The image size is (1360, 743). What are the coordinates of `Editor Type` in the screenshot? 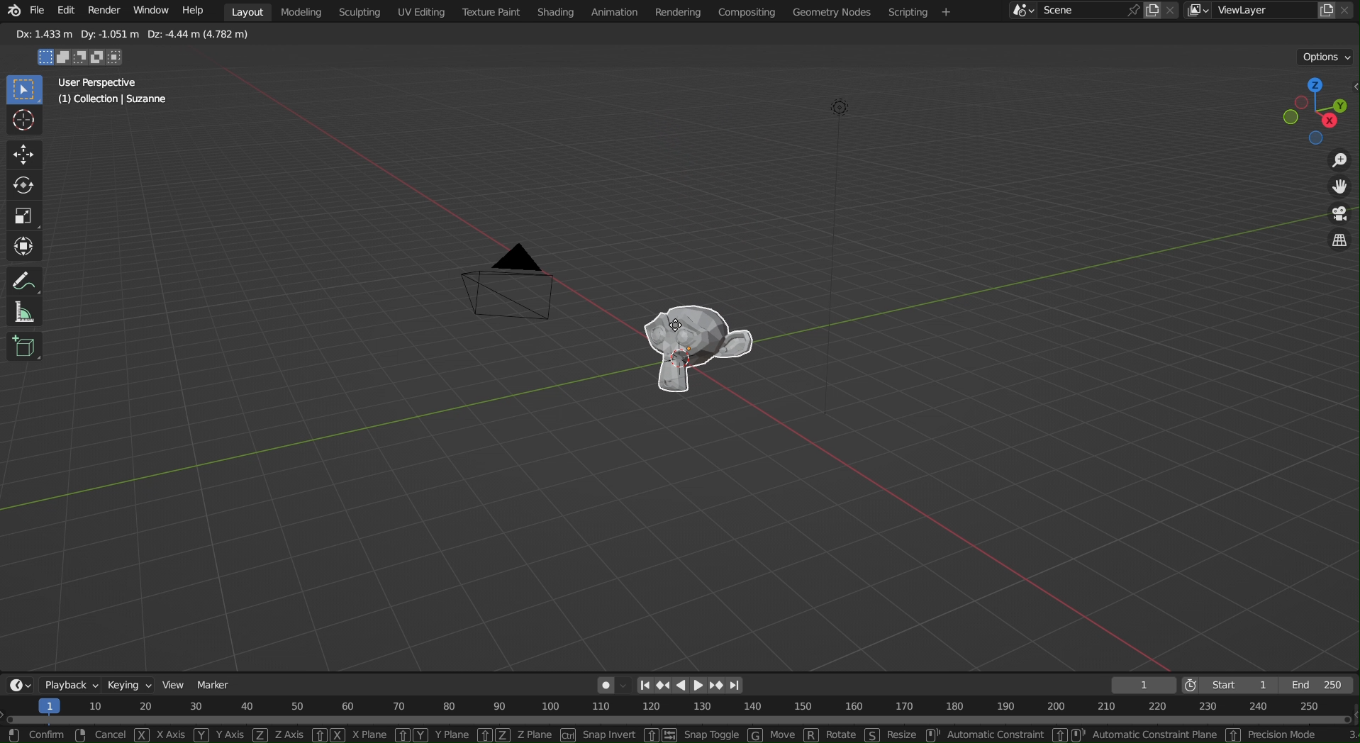 It's located at (20, 686).